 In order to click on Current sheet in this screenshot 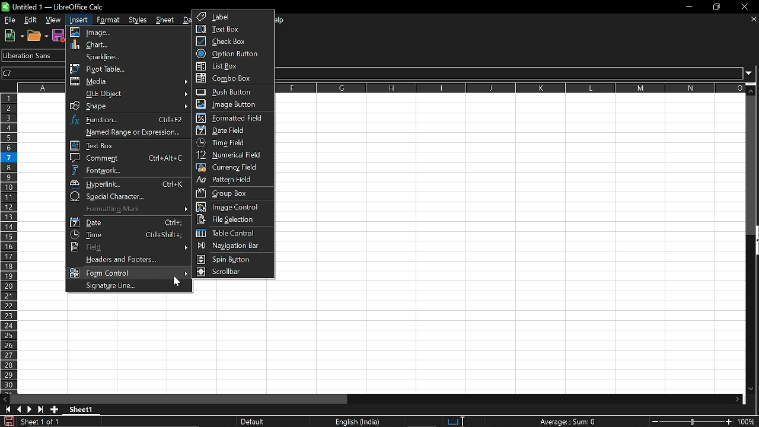, I will do `click(39, 421)`.